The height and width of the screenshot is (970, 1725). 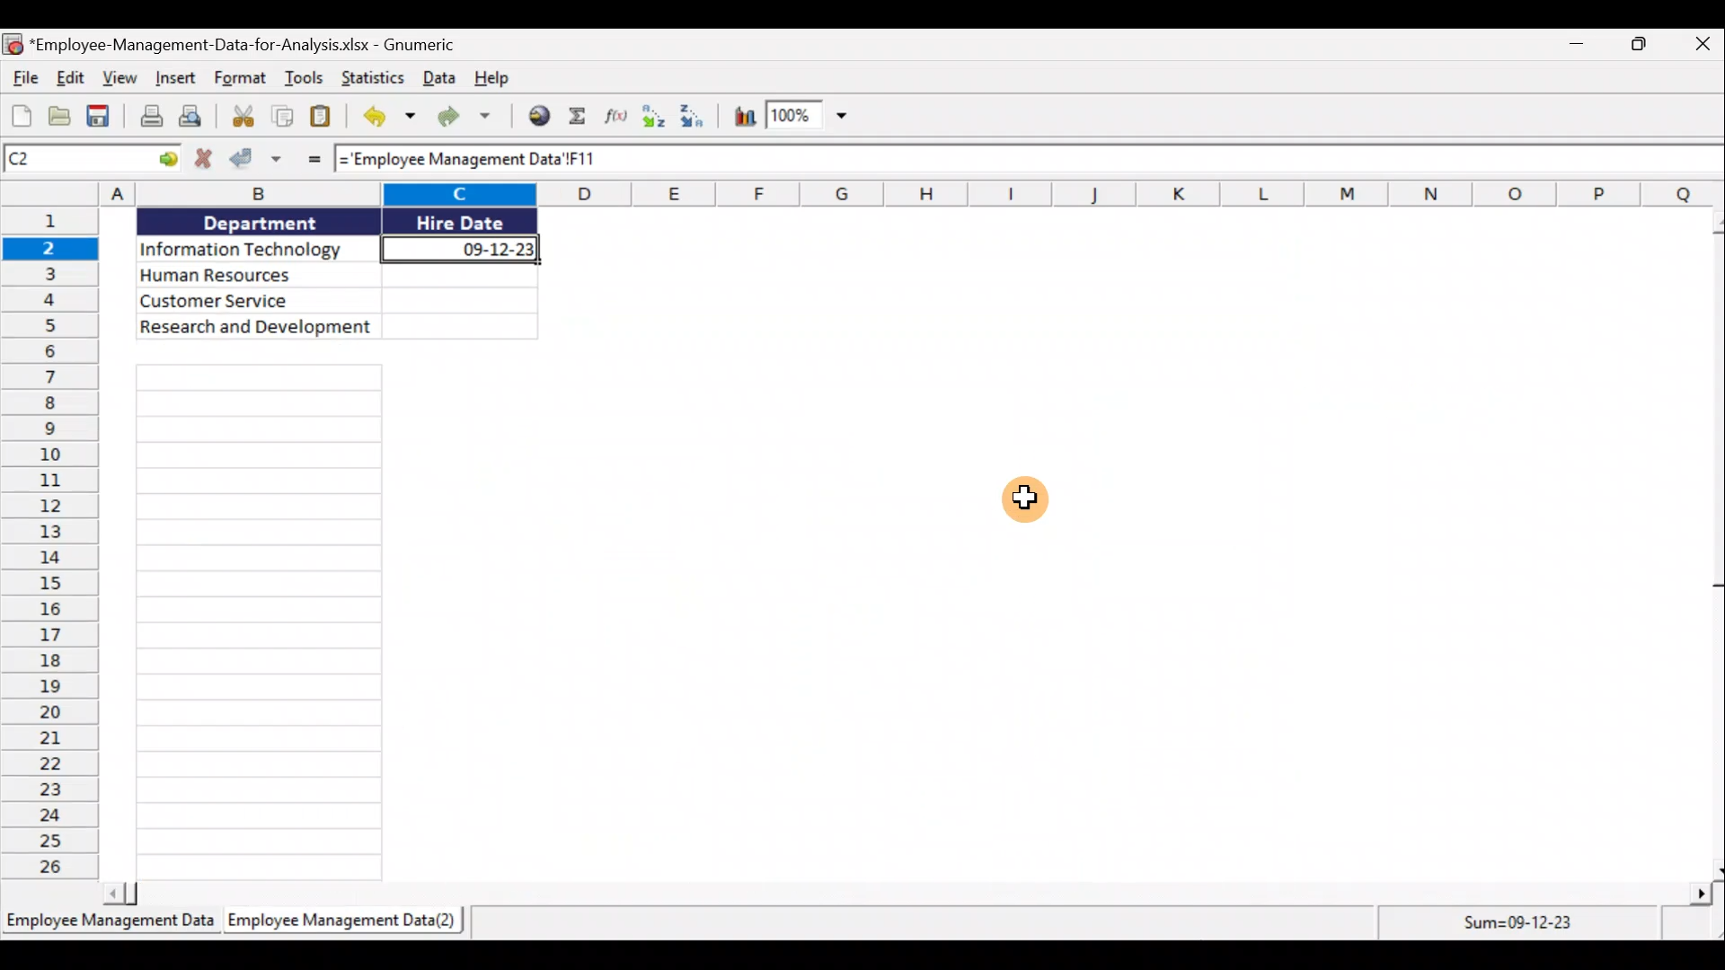 What do you see at coordinates (195, 117) in the screenshot?
I see `Print preview` at bounding box center [195, 117].